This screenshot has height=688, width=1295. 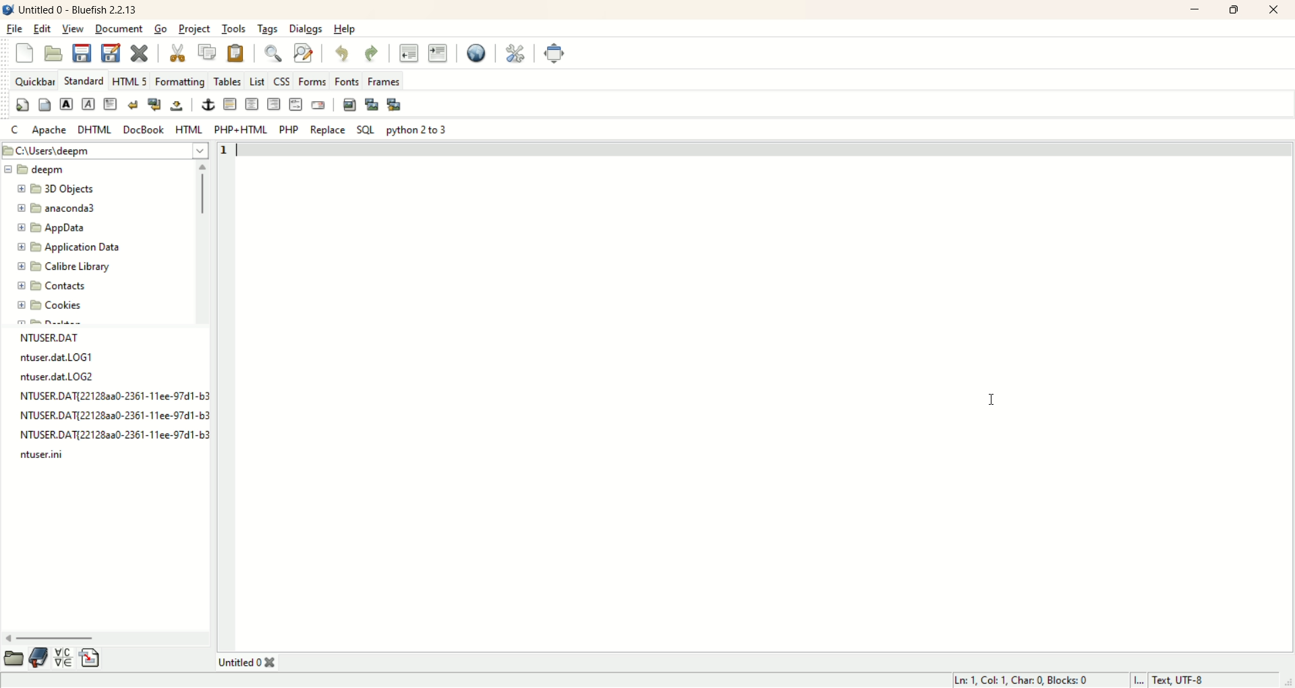 I want to click on document, so click(x=120, y=29).